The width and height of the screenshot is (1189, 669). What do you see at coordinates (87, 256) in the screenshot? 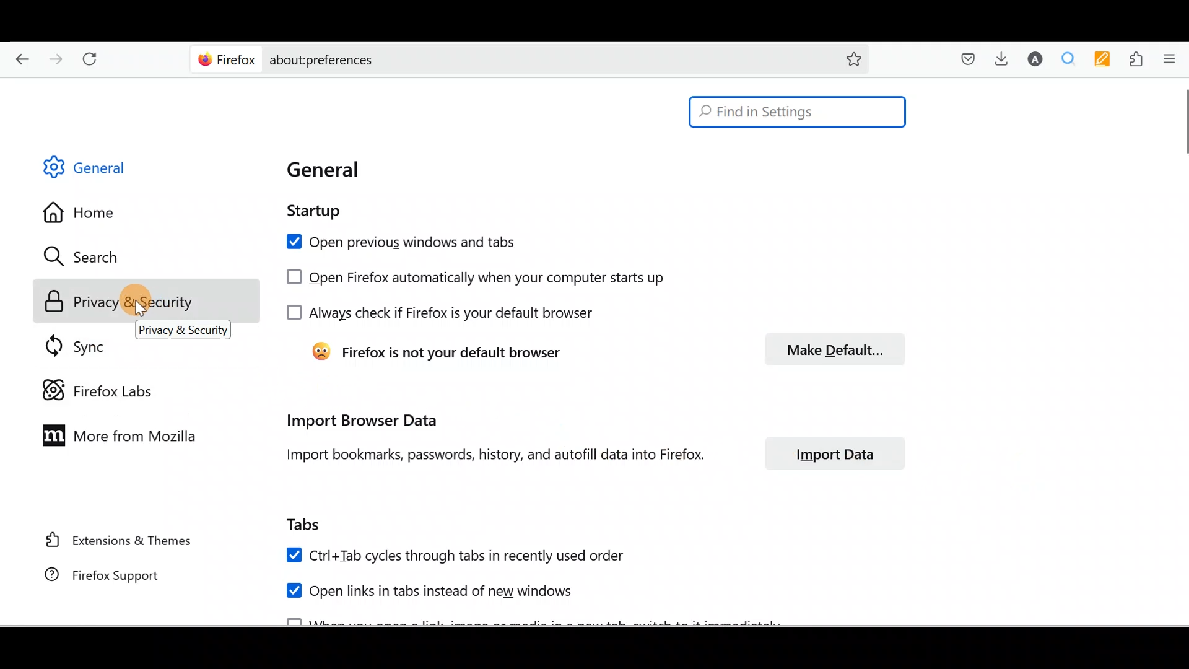
I see `Search` at bounding box center [87, 256].